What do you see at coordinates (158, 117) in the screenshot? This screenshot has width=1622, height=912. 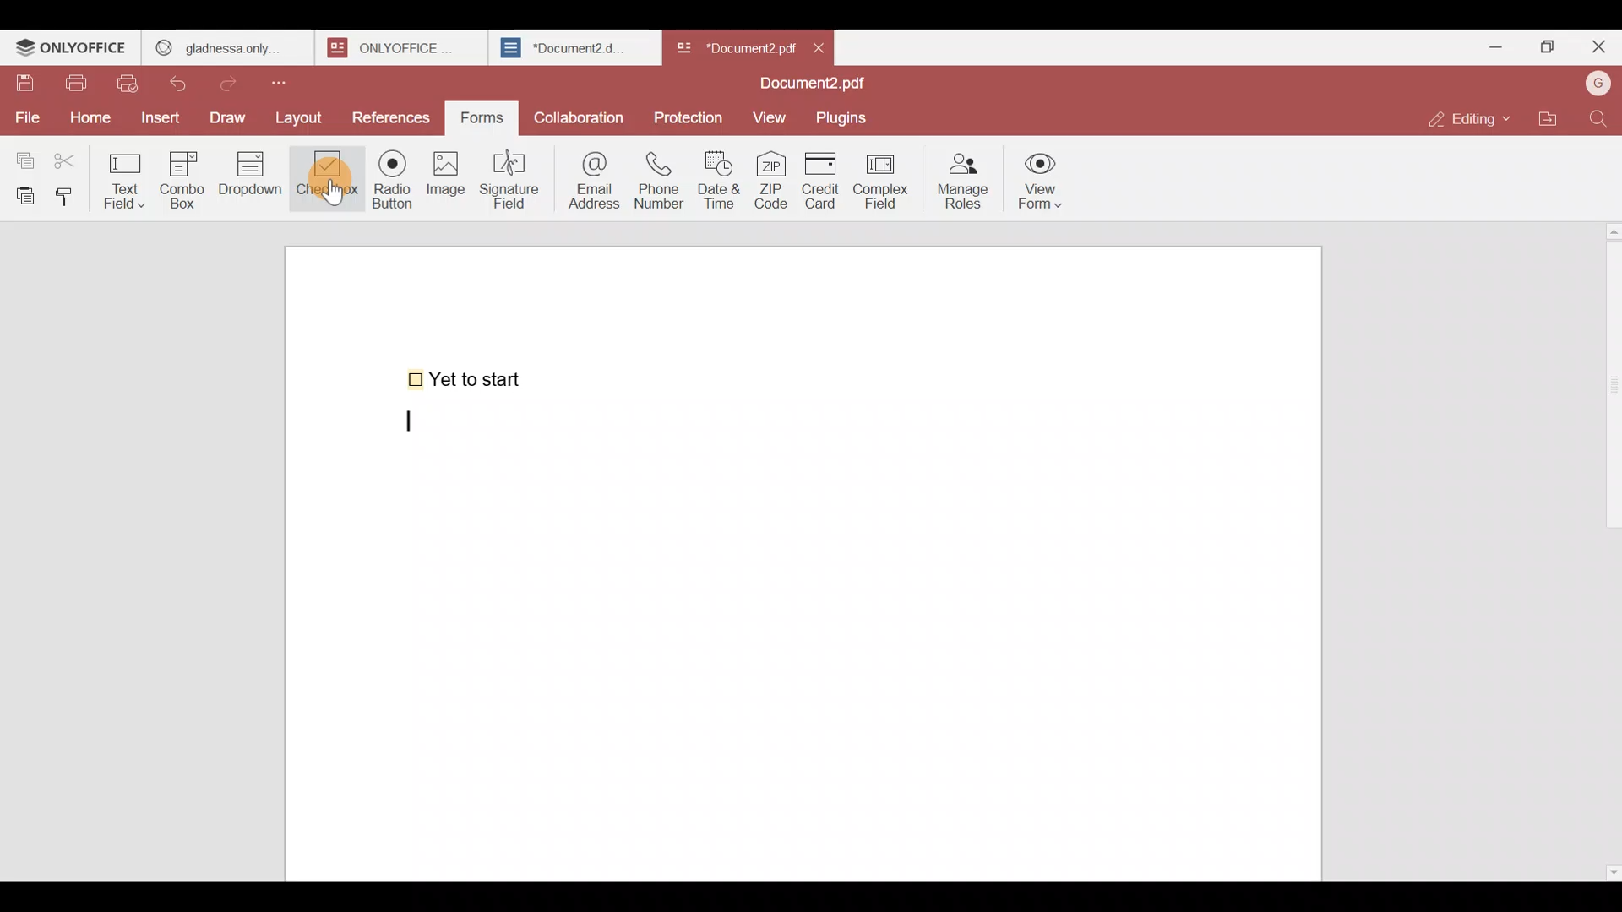 I see `Insert` at bounding box center [158, 117].